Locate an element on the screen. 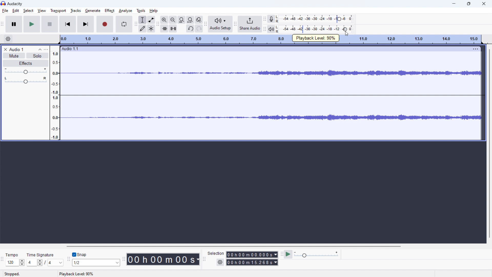 This screenshot has width=492, height=277. share audio is located at coordinates (250, 24).